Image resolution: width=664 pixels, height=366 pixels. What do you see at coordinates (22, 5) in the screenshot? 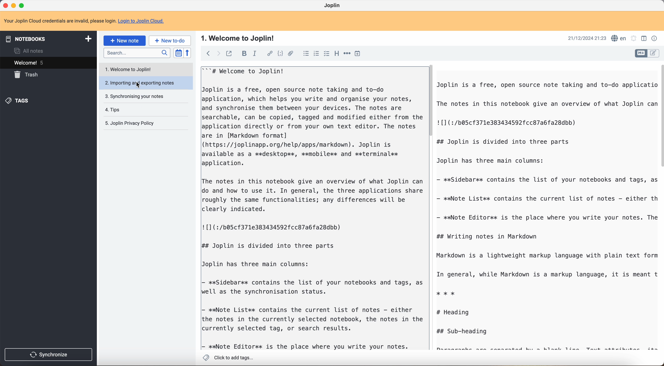
I see `maximize` at bounding box center [22, 5].